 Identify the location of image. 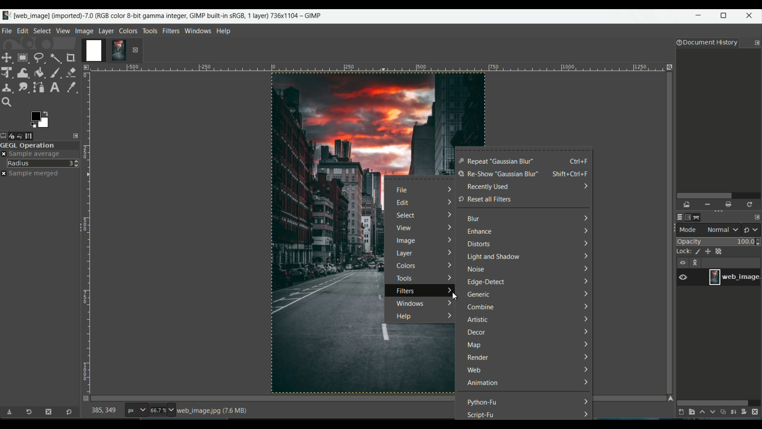
(406, 242).